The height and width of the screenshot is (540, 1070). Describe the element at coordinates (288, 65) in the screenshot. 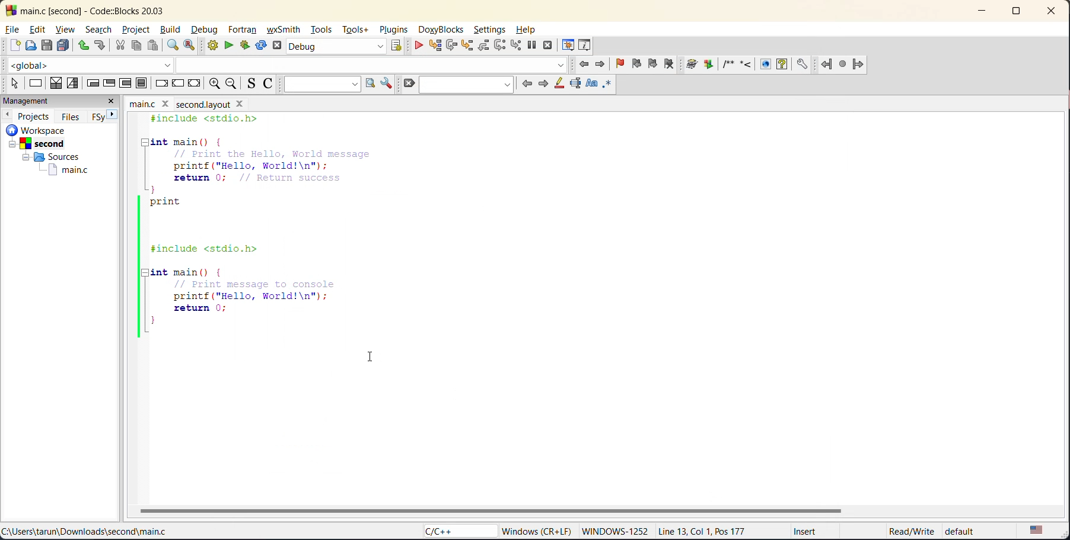

I see `code completion compiler` at that location.